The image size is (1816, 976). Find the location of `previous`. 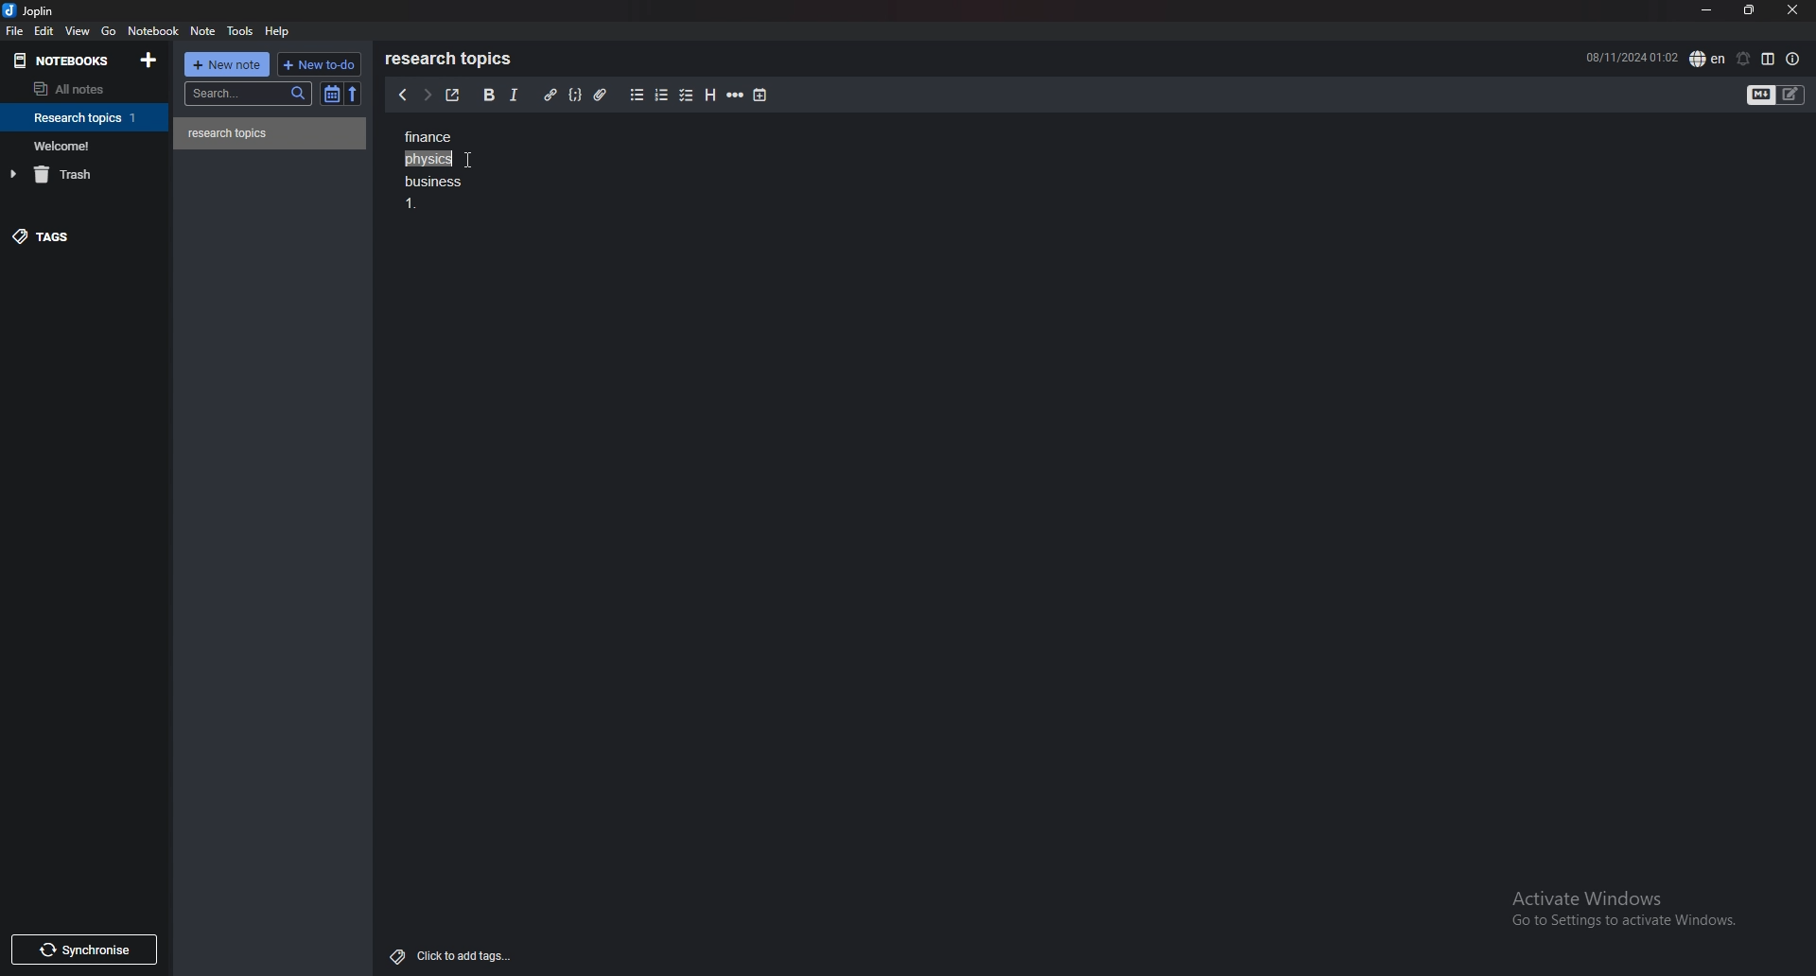

previous is located at coordinates (403, 96).